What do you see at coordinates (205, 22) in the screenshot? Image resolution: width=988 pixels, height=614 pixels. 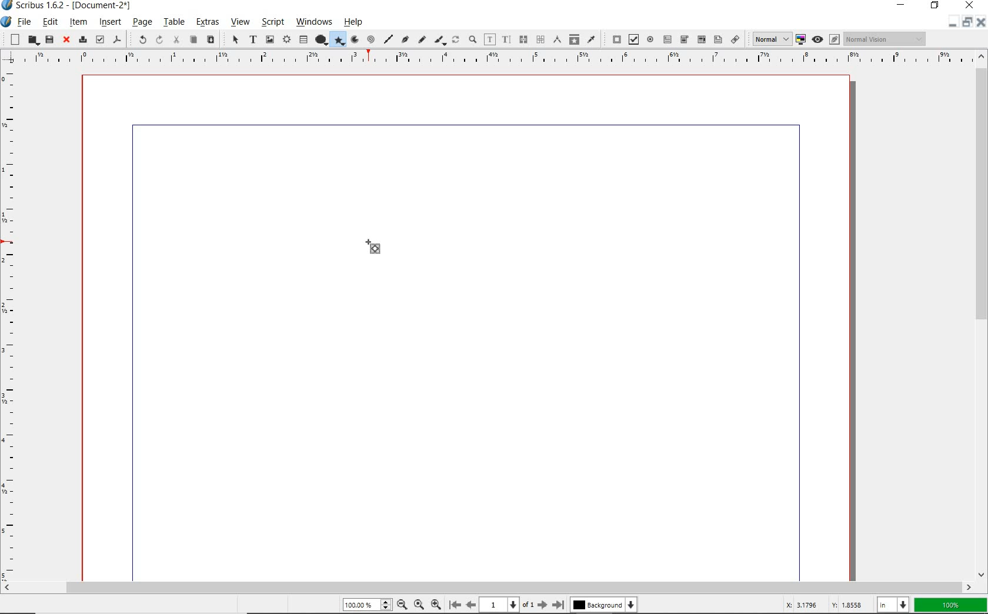 I see `extras` at bounding box center [205, 22].